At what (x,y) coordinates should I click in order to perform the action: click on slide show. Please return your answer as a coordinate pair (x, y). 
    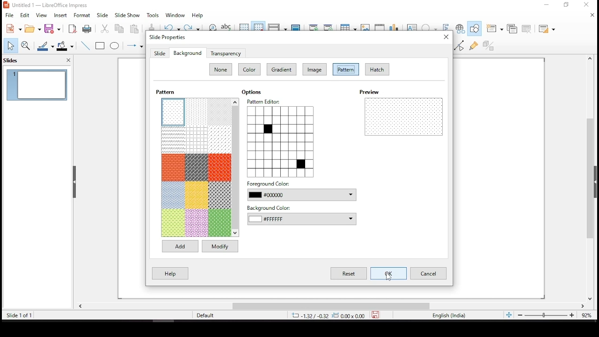
    Looking at the image, I should click on (127, 15).